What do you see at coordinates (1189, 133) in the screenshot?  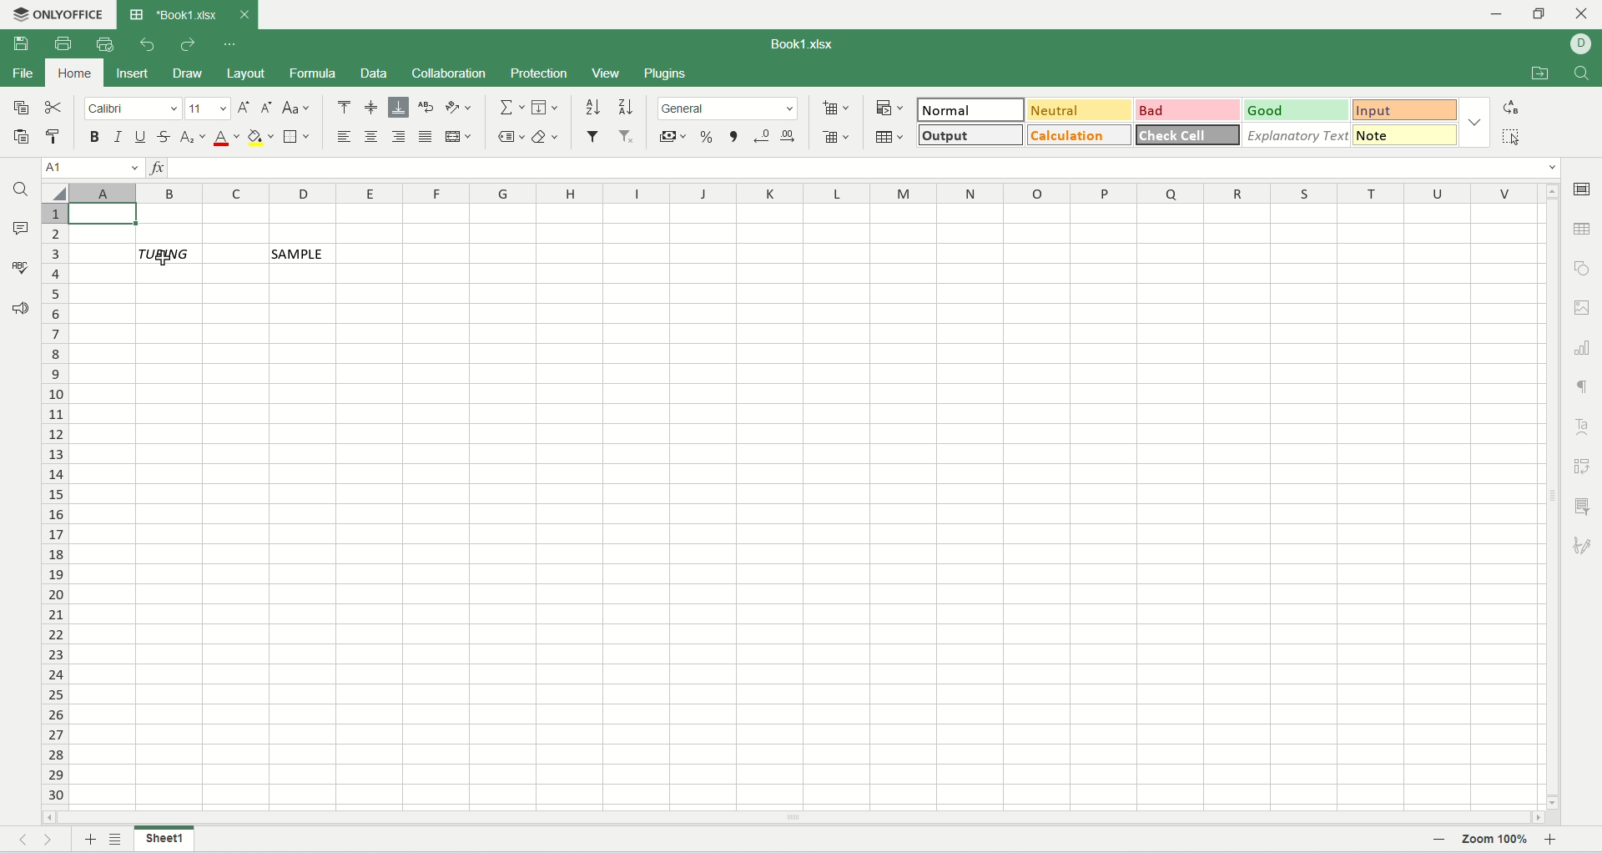 I see `check cell` at bounding box center [1189, 133].